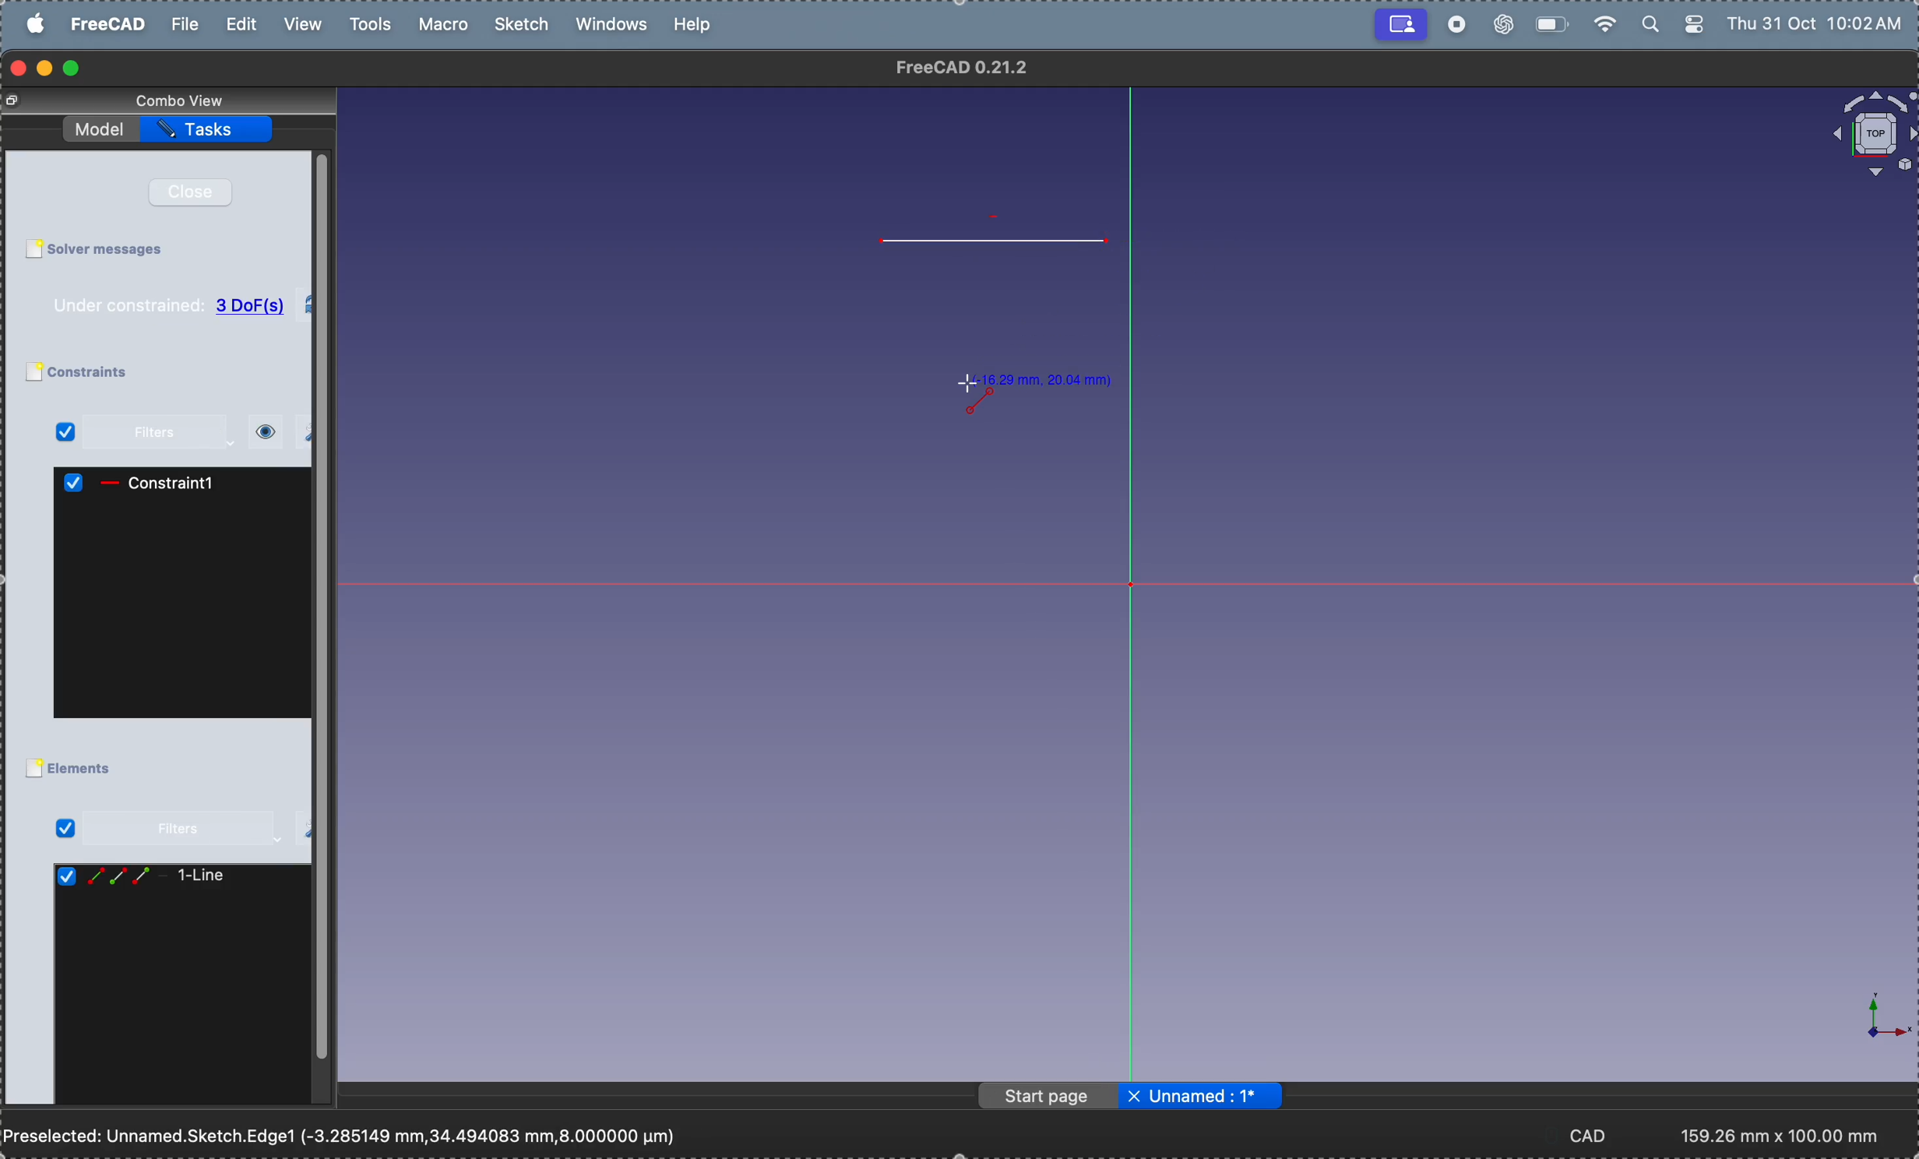  Describe the element at coordinates (963, 67) in the screenshot. I see `FreeCAD 0.21.2` at that location.